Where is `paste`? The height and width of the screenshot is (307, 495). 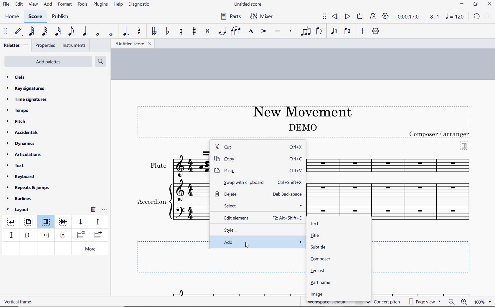
paste is located at coordinates (245, 171).